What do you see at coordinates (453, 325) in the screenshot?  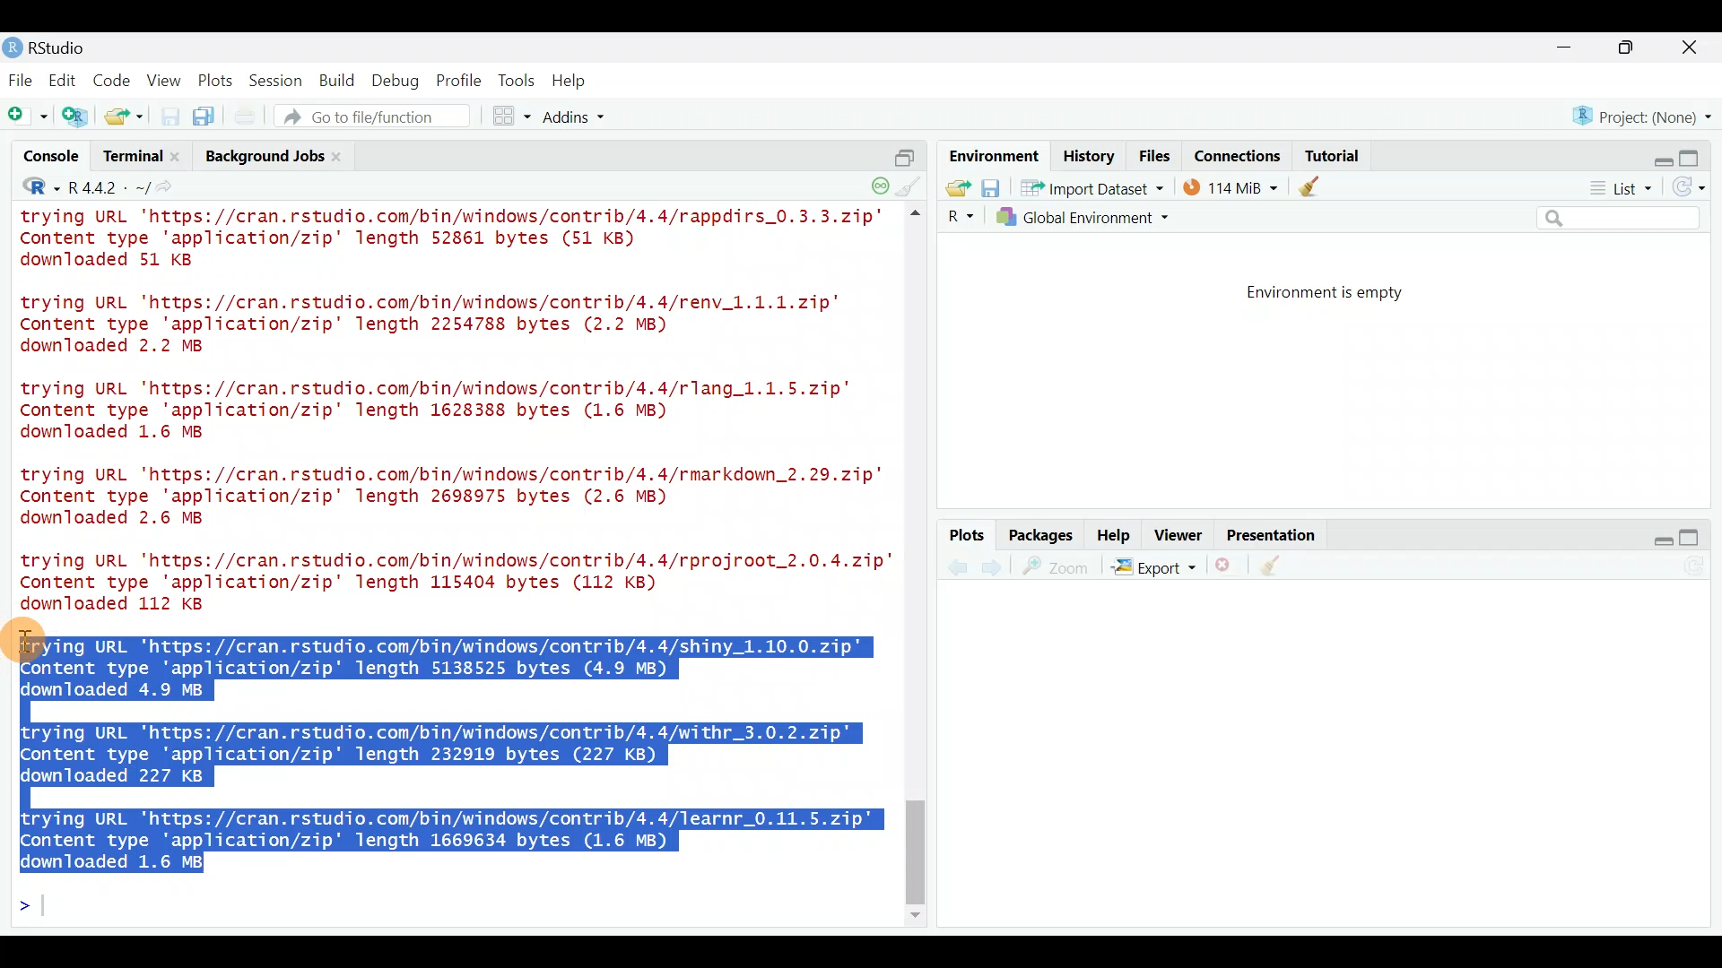 I see `trying URL 'https://cran.rstudio.com/bin/windows/contrib/4.4/renv_1.1.1.zip"
Content type 'application/zip' length 2254788 bytes (2.2 MB)
downloaded 2.2 MB` at bounding box center [453, 325].